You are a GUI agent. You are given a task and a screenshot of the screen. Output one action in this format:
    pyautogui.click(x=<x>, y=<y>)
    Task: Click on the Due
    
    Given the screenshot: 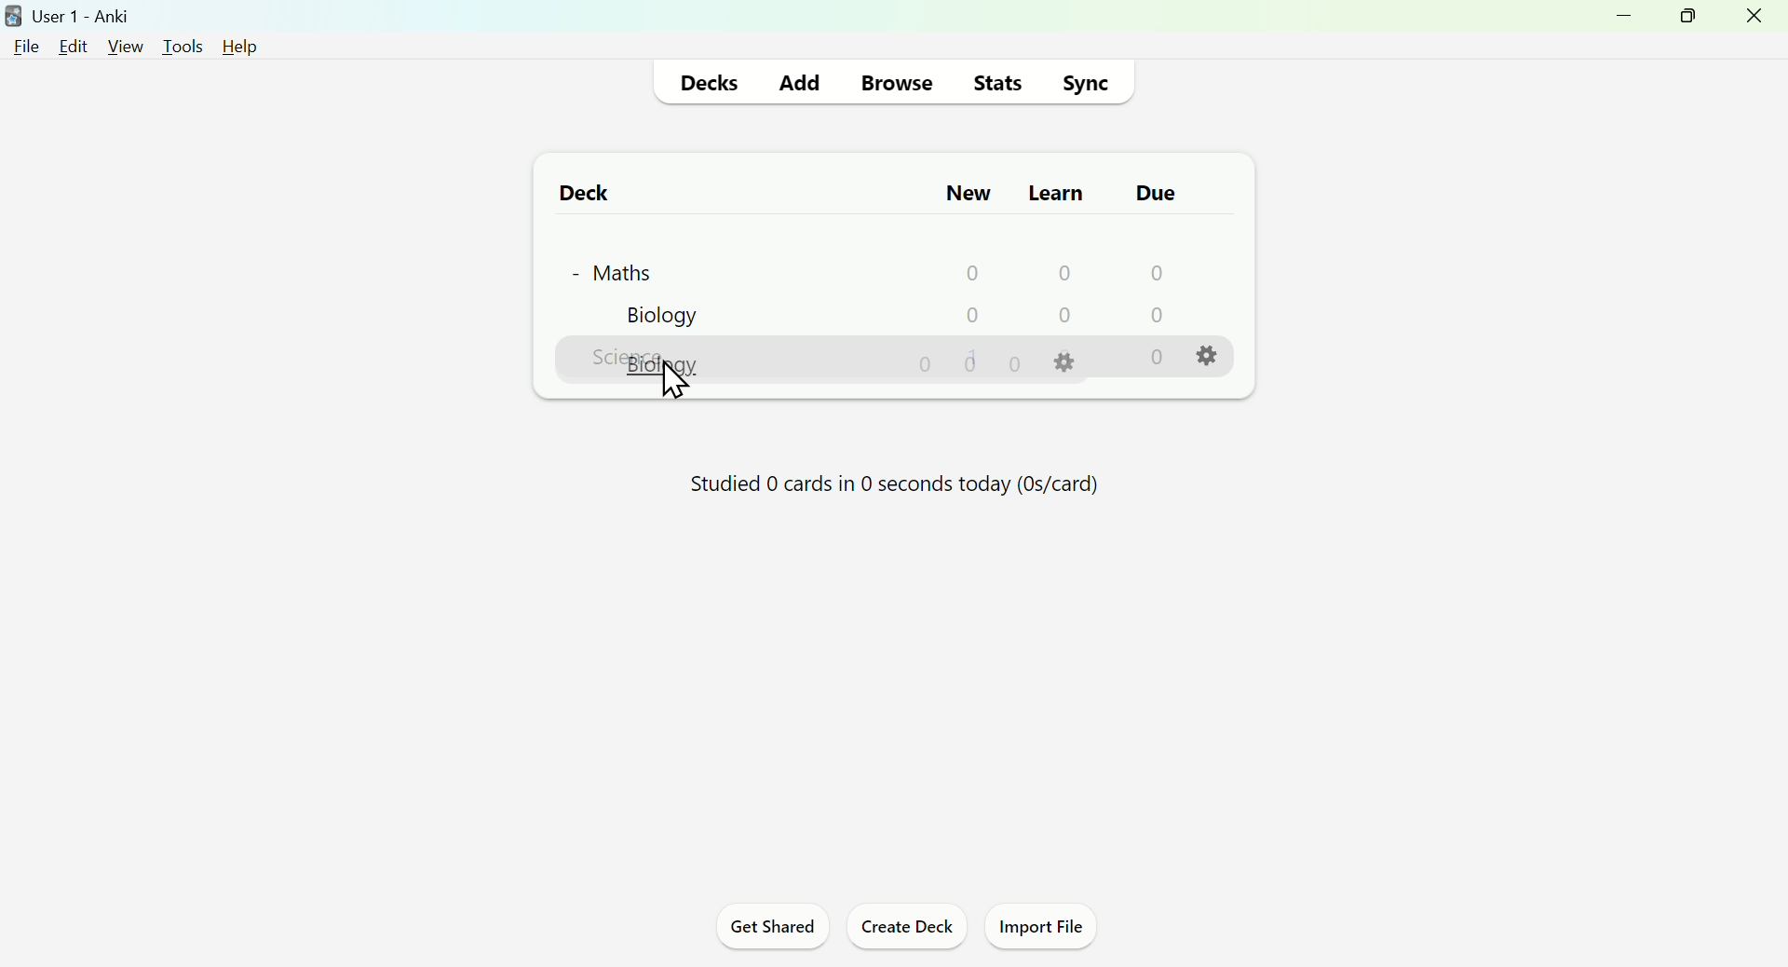 What is the action you would take?
    pyautogui.click(x=1150, y=193)
    